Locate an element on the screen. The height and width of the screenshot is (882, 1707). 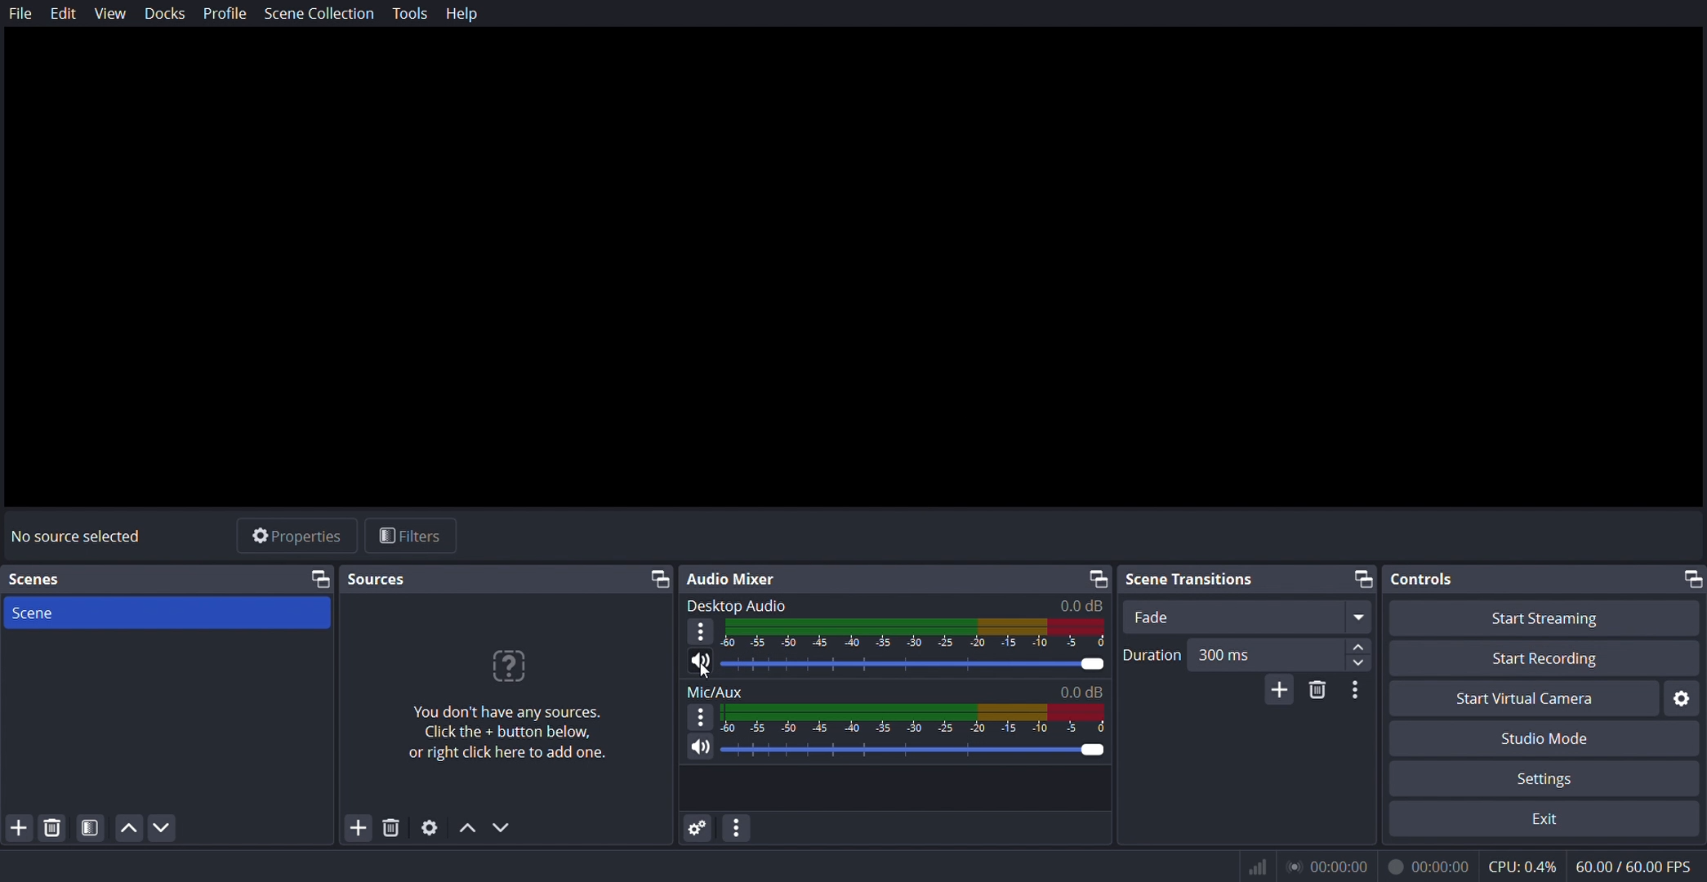
edit is located at coordinates (65, 14).